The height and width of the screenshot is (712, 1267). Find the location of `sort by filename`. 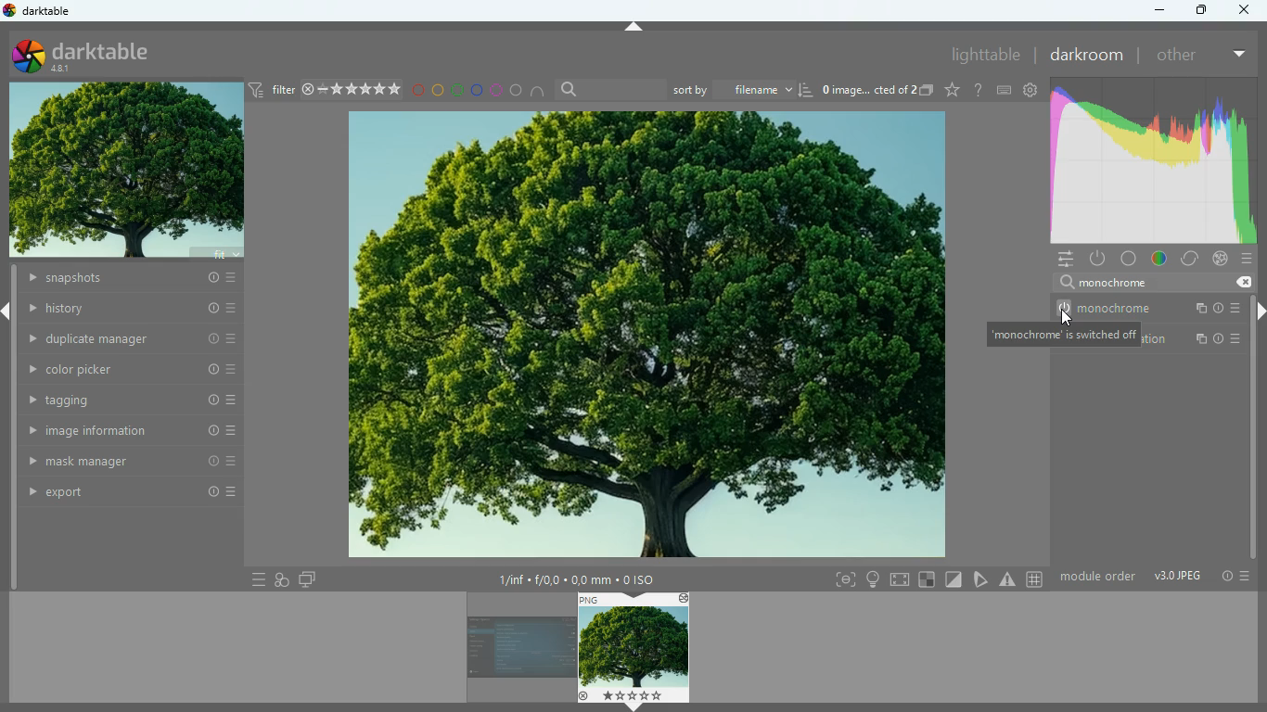

sort by filename is located at coordinates (743, 91).